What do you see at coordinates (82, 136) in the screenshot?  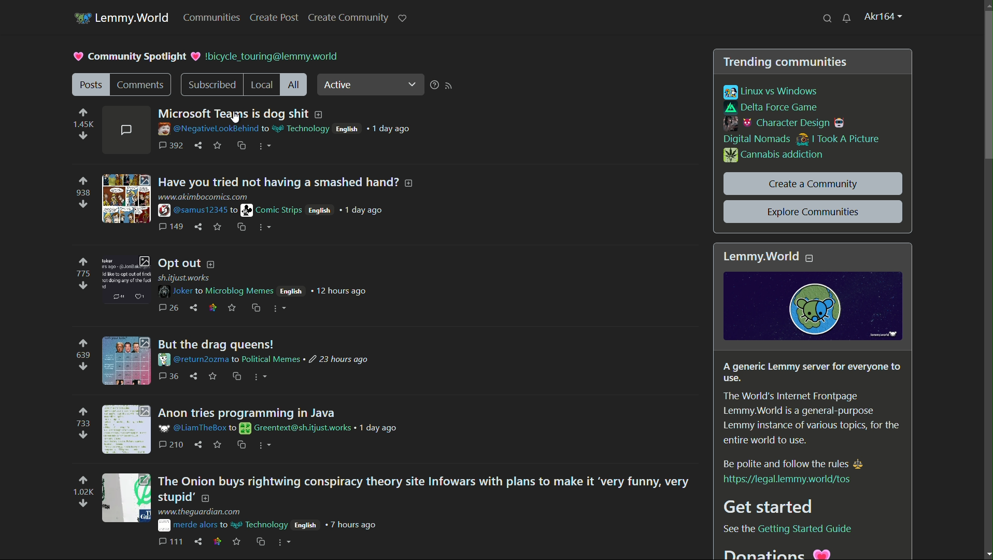 I see `downvote` at bounding box center [82, 136].